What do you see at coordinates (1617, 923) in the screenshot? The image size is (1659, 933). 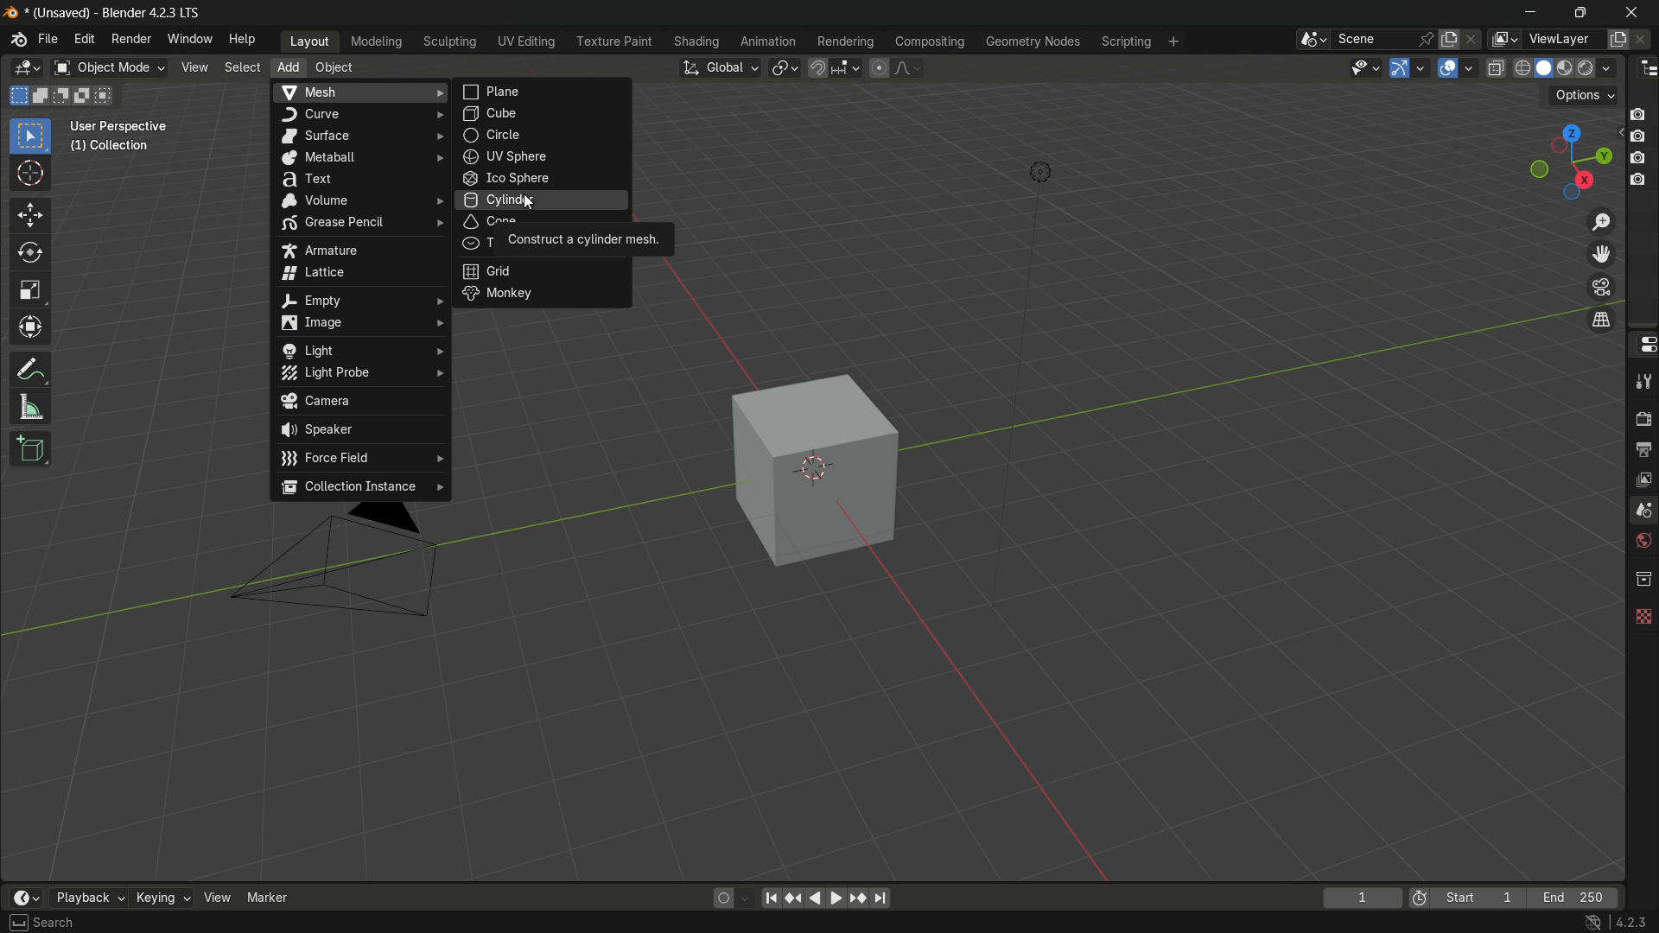 I see `4.2.3 lts` at bounding box center [1617, 923].